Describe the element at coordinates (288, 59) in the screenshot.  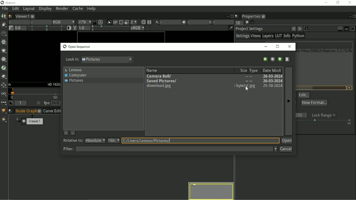
I see `Create a new directory here` at that location.